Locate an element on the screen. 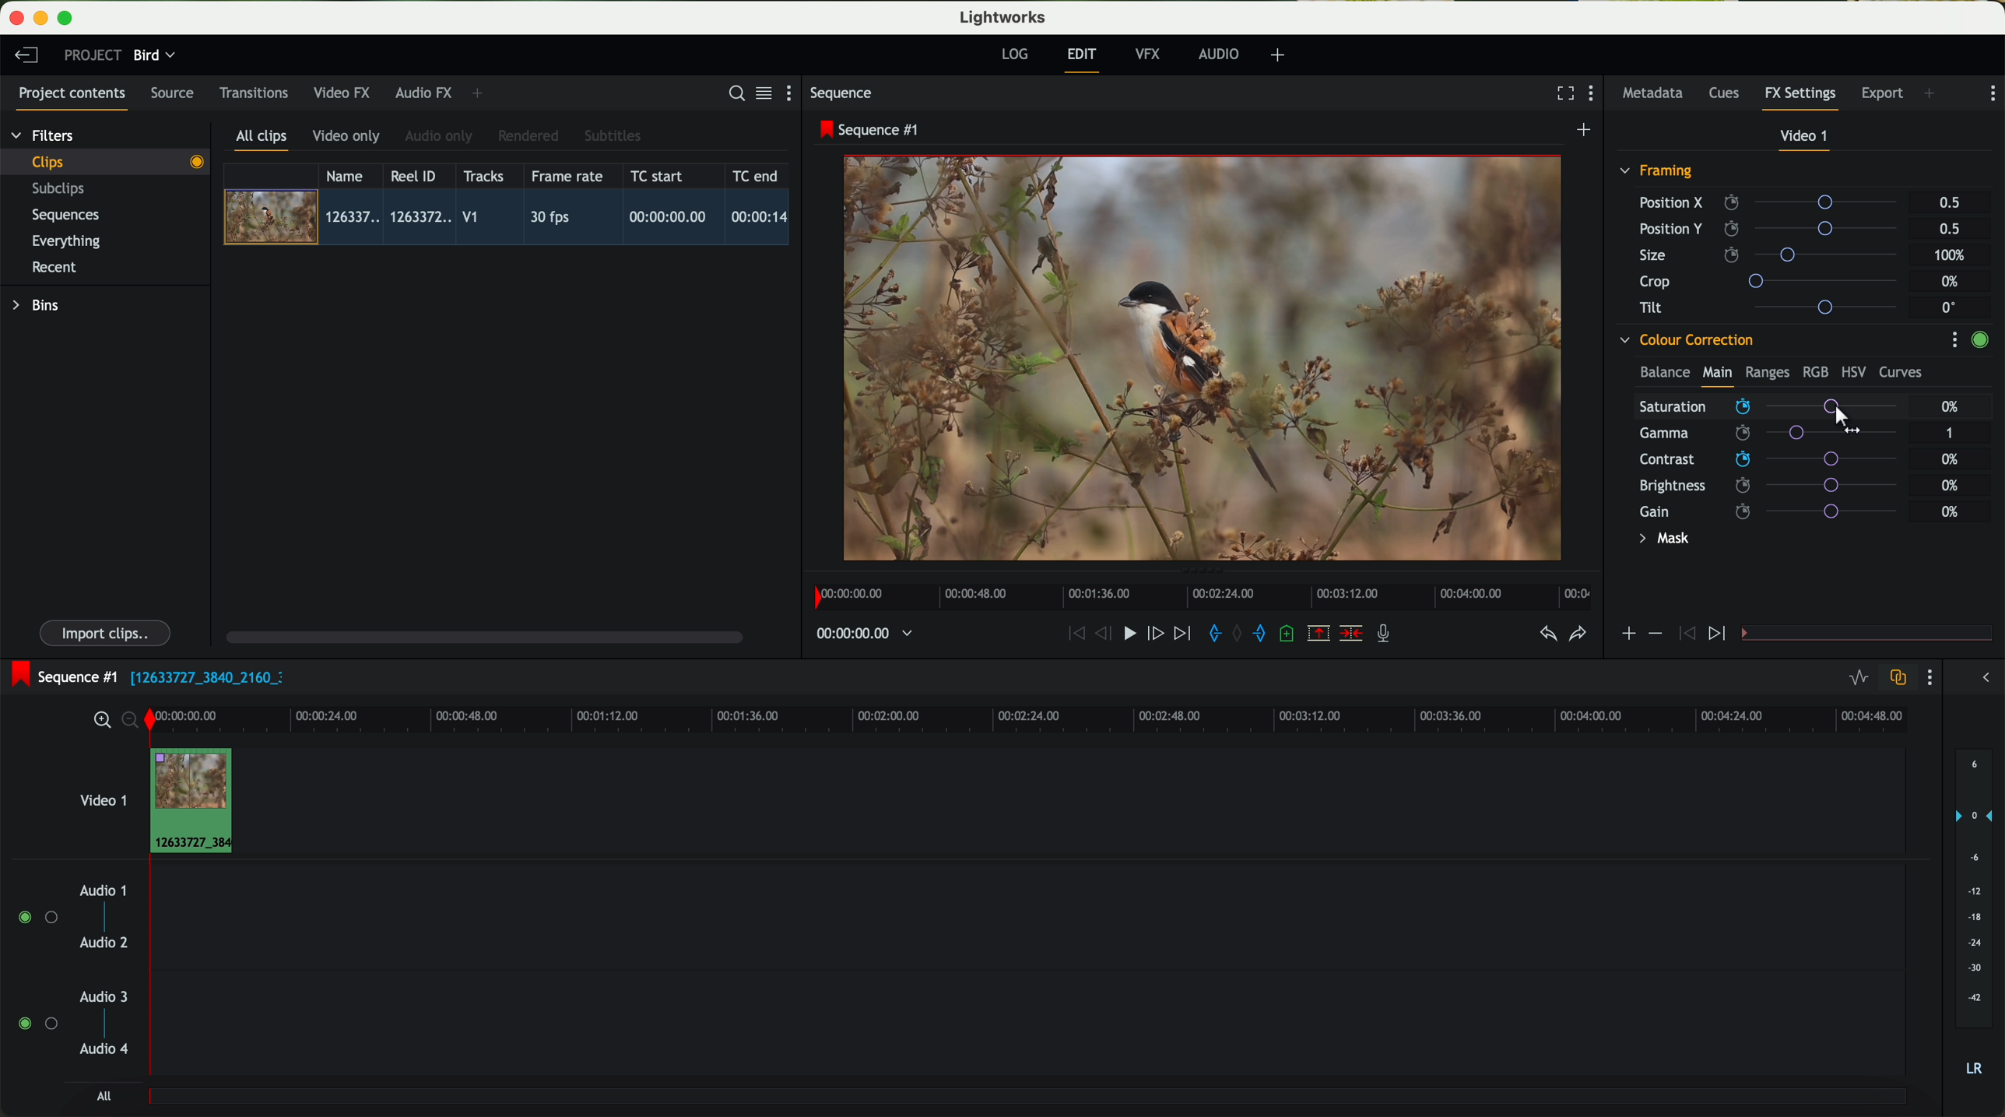  bins is located at coordinates (38, 306).